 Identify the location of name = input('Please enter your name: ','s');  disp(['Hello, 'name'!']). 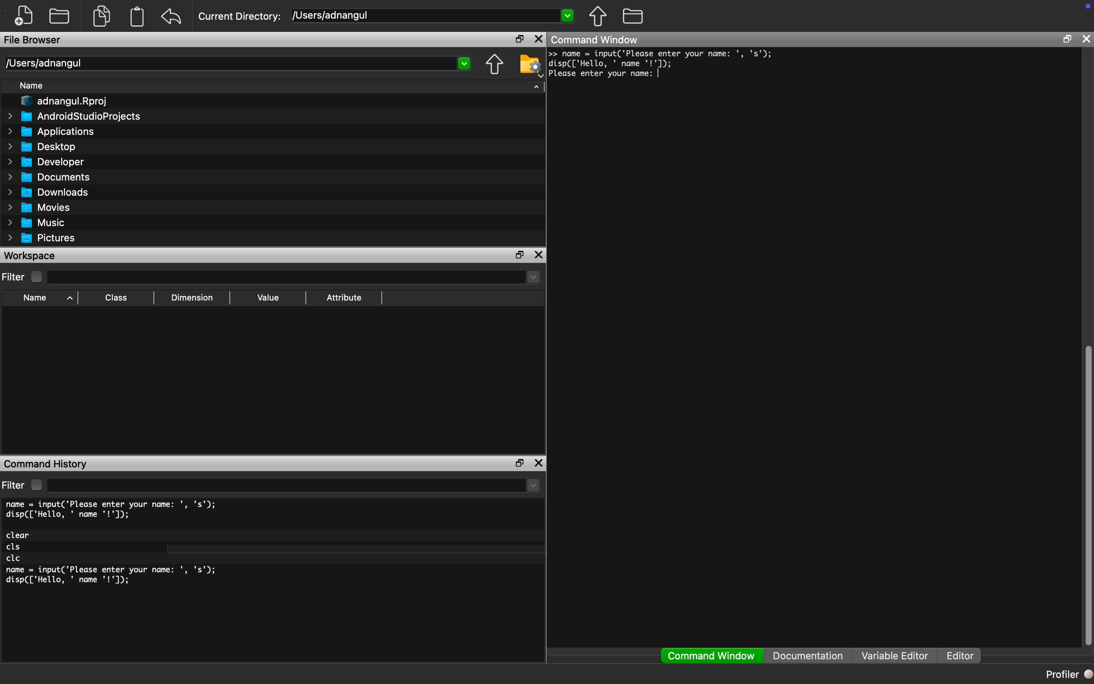
(113, 578).